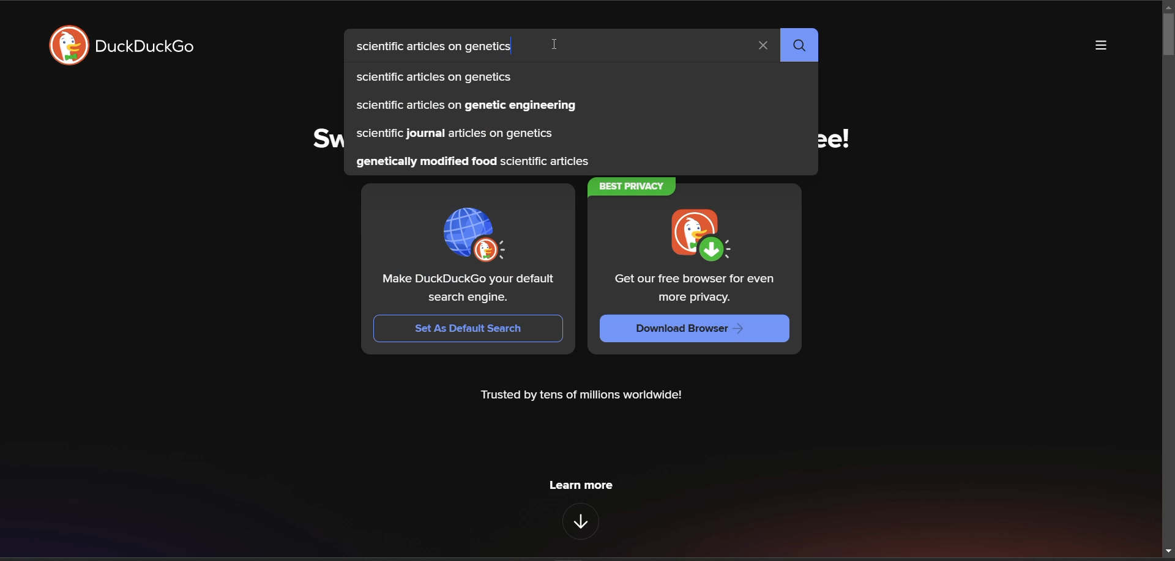 Image resolution: width=1175 pixels, height=561 pixels. I want to click on BEST PRIVACY, so click(635, 186).